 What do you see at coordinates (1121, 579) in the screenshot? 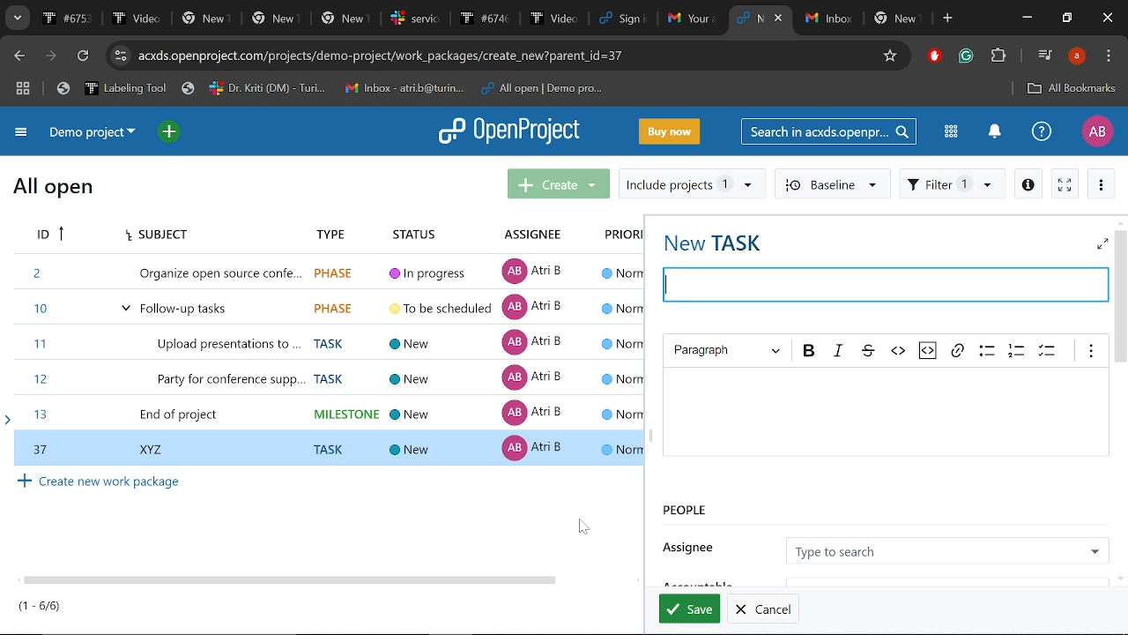
I see `Move down` at bounding box center [1121, 579].